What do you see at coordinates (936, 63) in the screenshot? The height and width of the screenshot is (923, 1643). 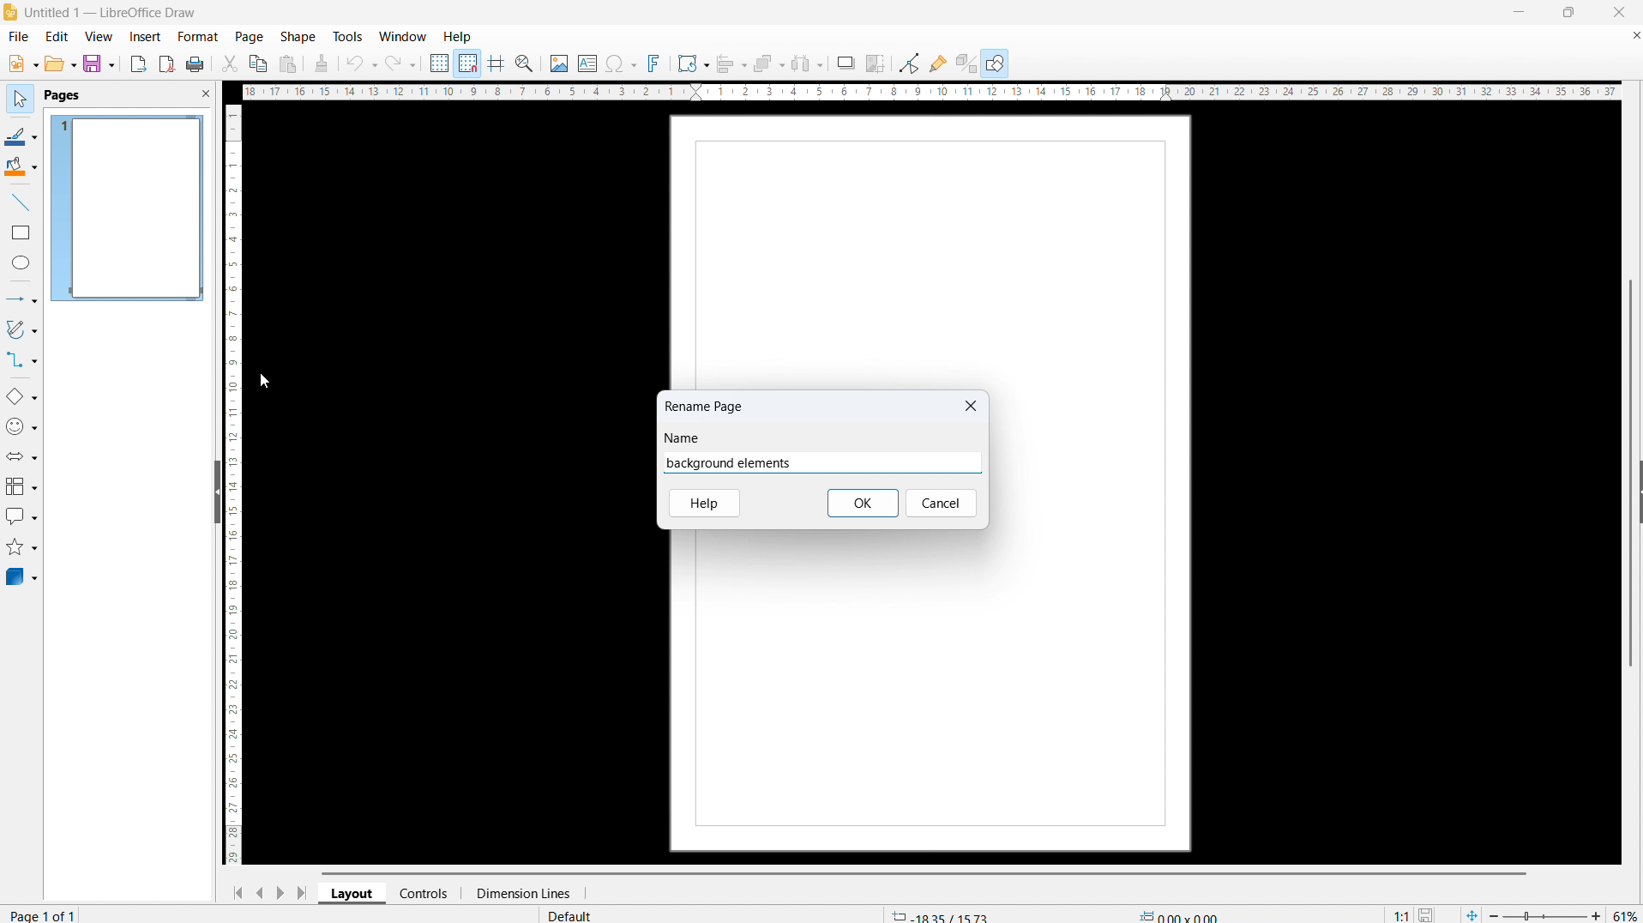 I see `show gluepoint functions` at bounding box center [936, 63].